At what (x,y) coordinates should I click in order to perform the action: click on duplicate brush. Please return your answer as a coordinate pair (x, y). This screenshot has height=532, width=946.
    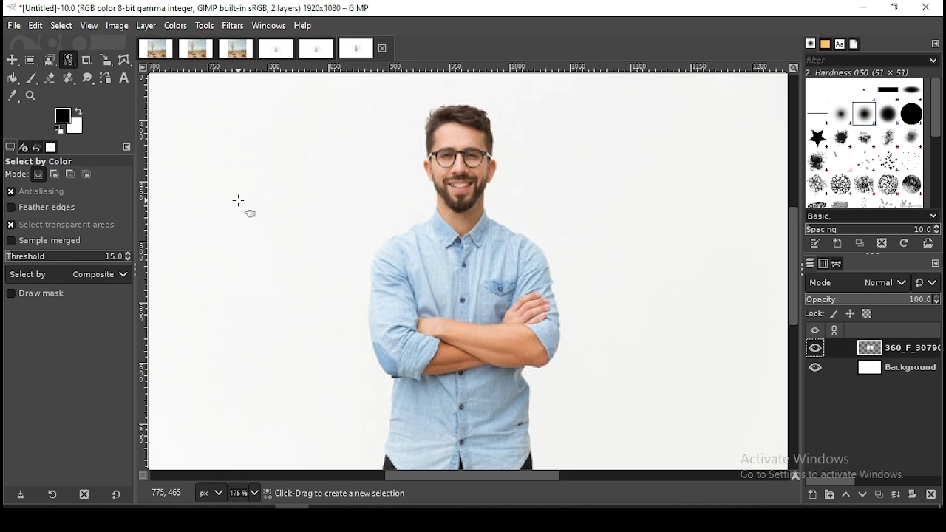
    Looking at the image, I should click on (861, 245).